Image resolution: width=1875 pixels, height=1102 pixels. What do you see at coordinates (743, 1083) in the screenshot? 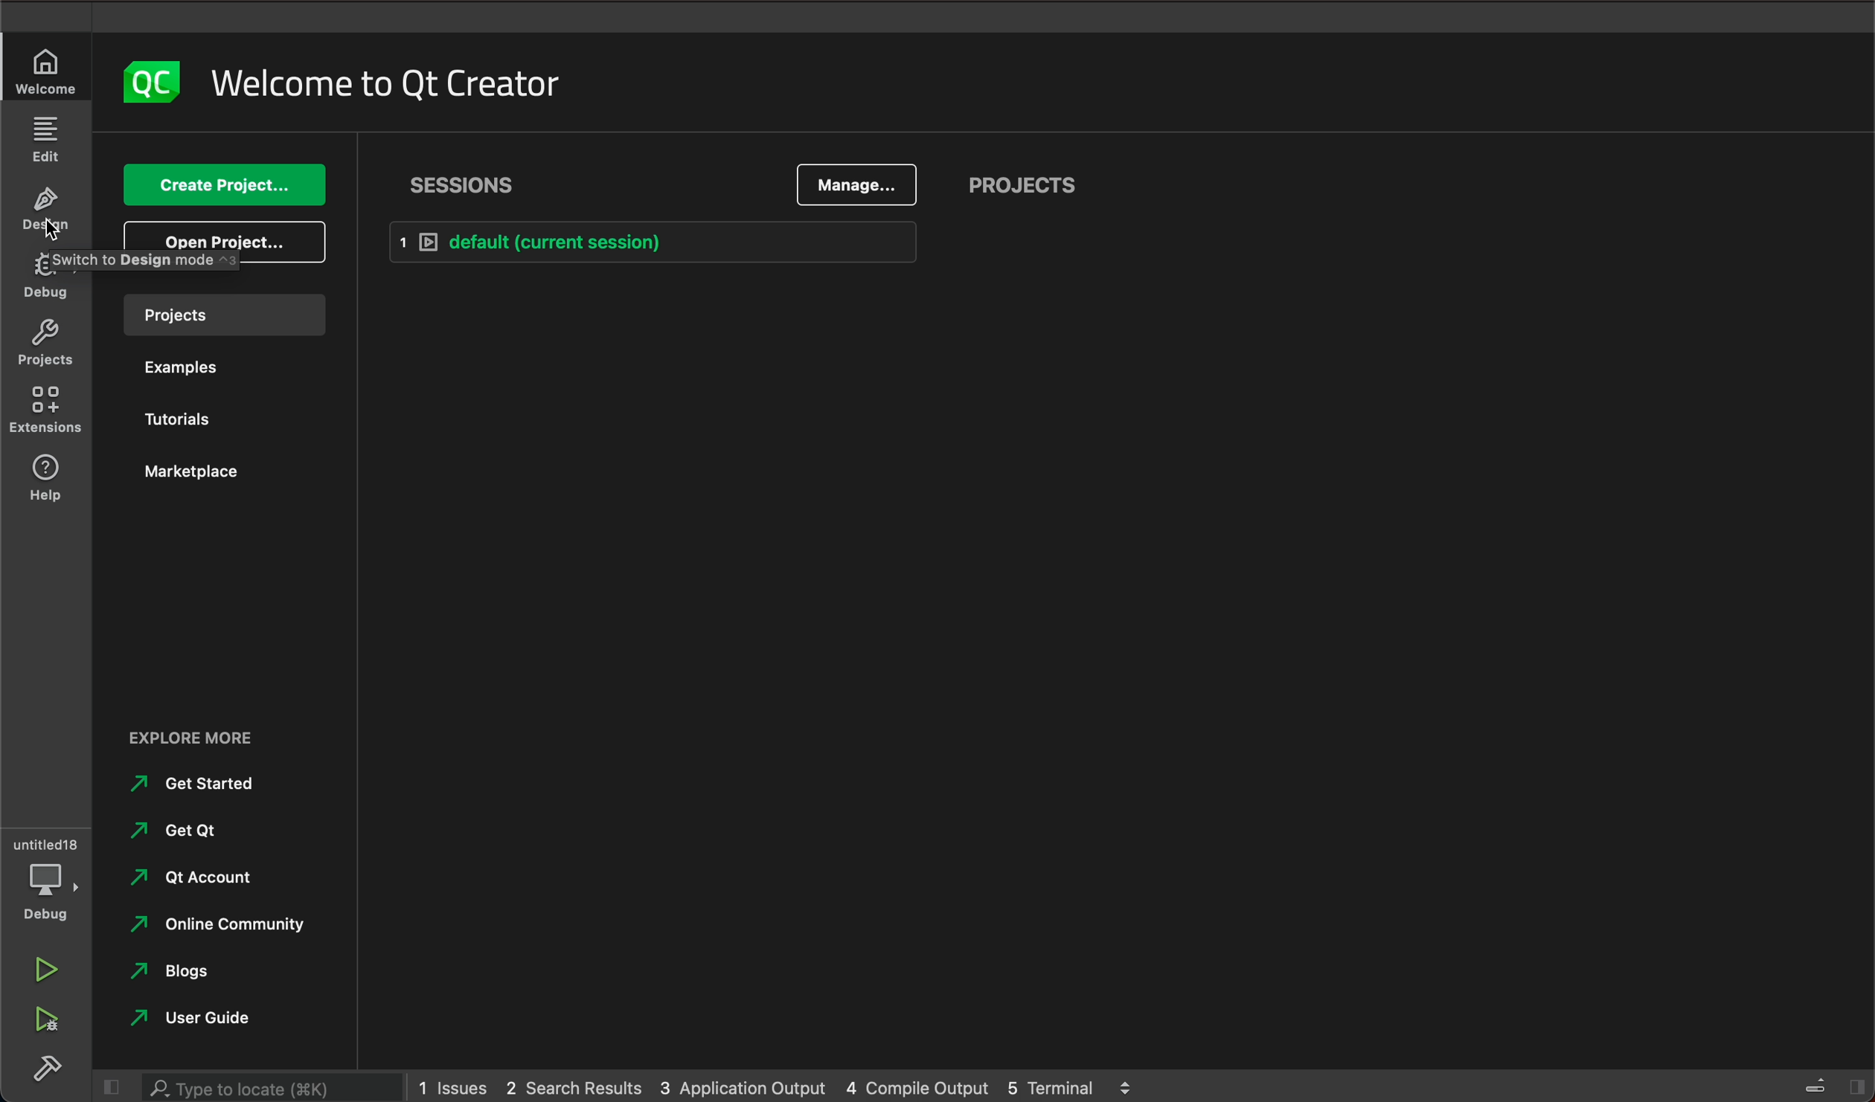
I see `3 application output` at bounding box center [743, 1083].